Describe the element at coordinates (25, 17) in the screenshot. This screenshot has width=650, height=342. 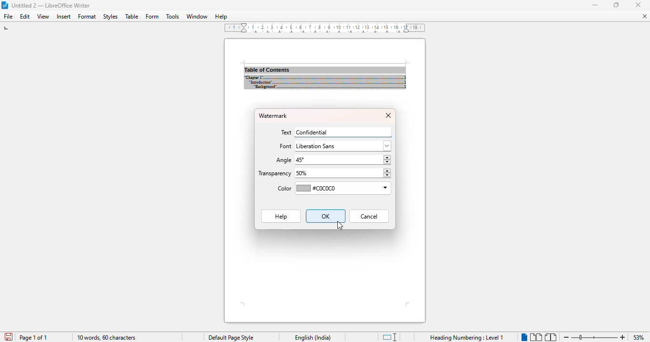
I see `edit` at that location.